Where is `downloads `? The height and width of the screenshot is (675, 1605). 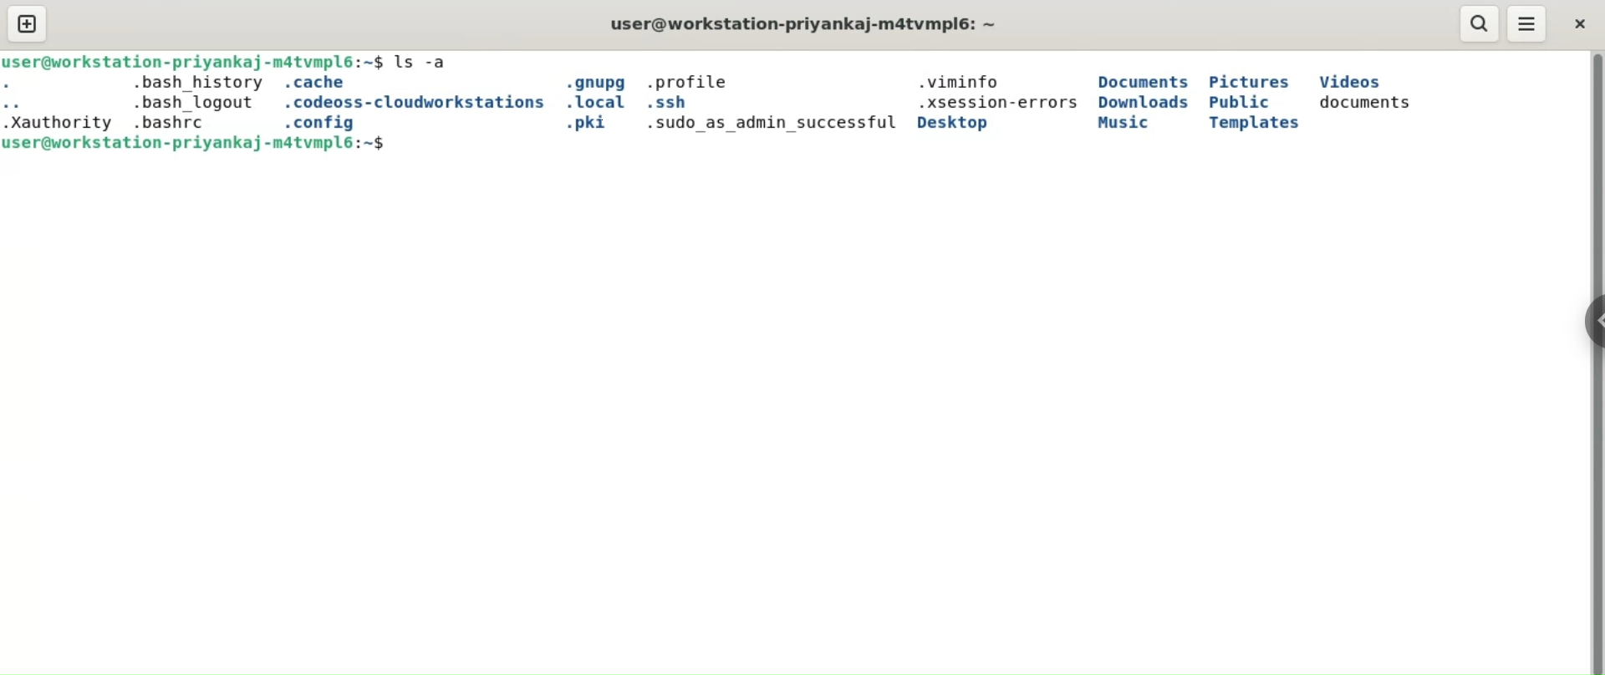
downloads  is located at coordinates (1144, 104).